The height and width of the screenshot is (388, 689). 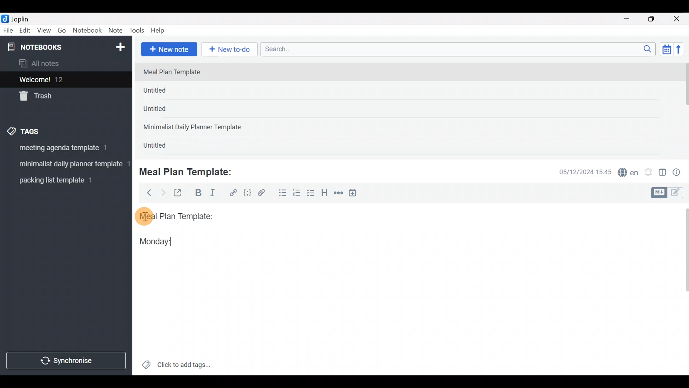 What do you see at coordinates (682, 51) in the screenshot?
I see `Reverse sort` at bounding box center [682, 51].